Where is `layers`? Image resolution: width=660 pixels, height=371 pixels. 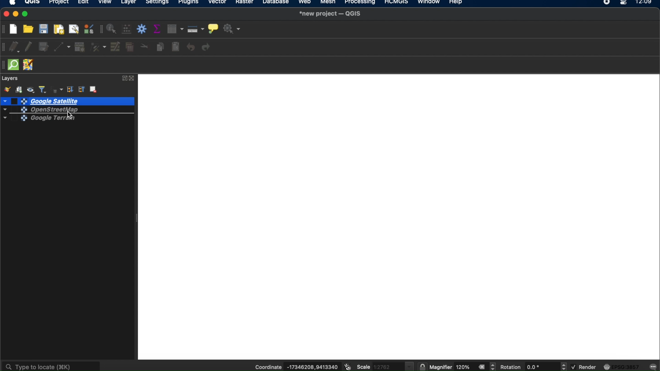
layers is located at coordinates (11, 78).